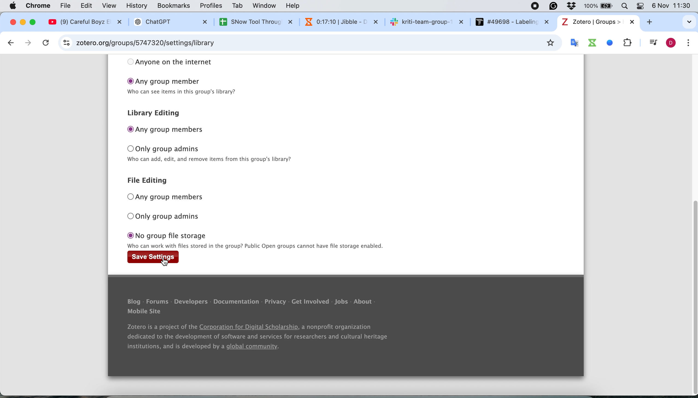 This screenshot has height=398, width=698. What do you see at coordinates (165, 215) in the screenshot?
I see `only group admins` at bounding box center [165, 215].